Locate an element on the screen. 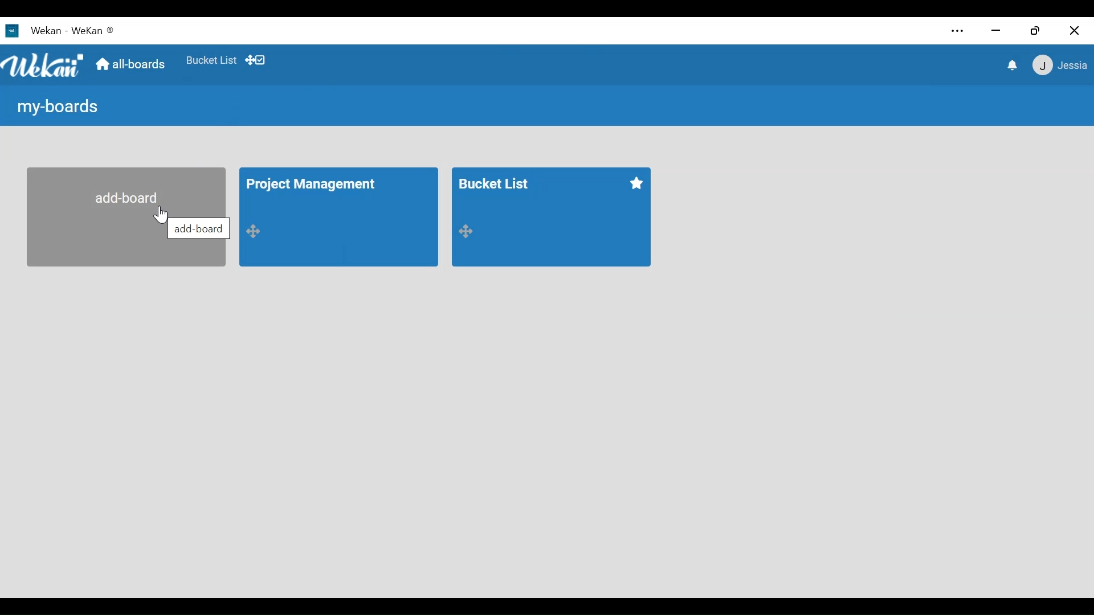  Desktop drag handle is located at coordinates (466, 231).